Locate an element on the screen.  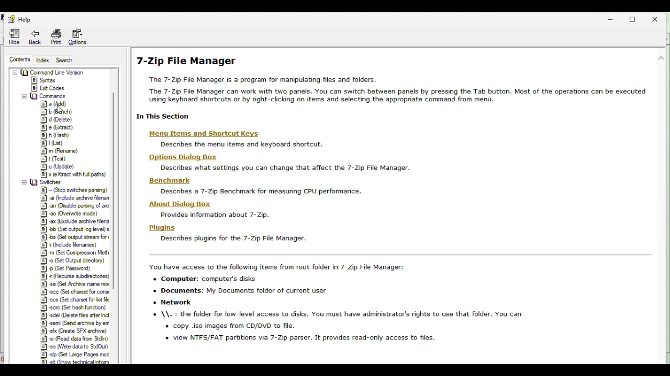
Provides information about 7- Zip. is located at coordinates (213, 215).